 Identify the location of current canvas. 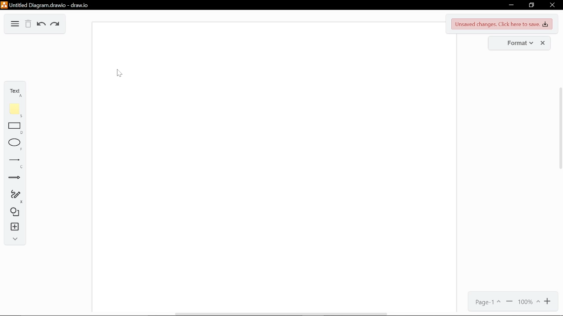
(268, 165).